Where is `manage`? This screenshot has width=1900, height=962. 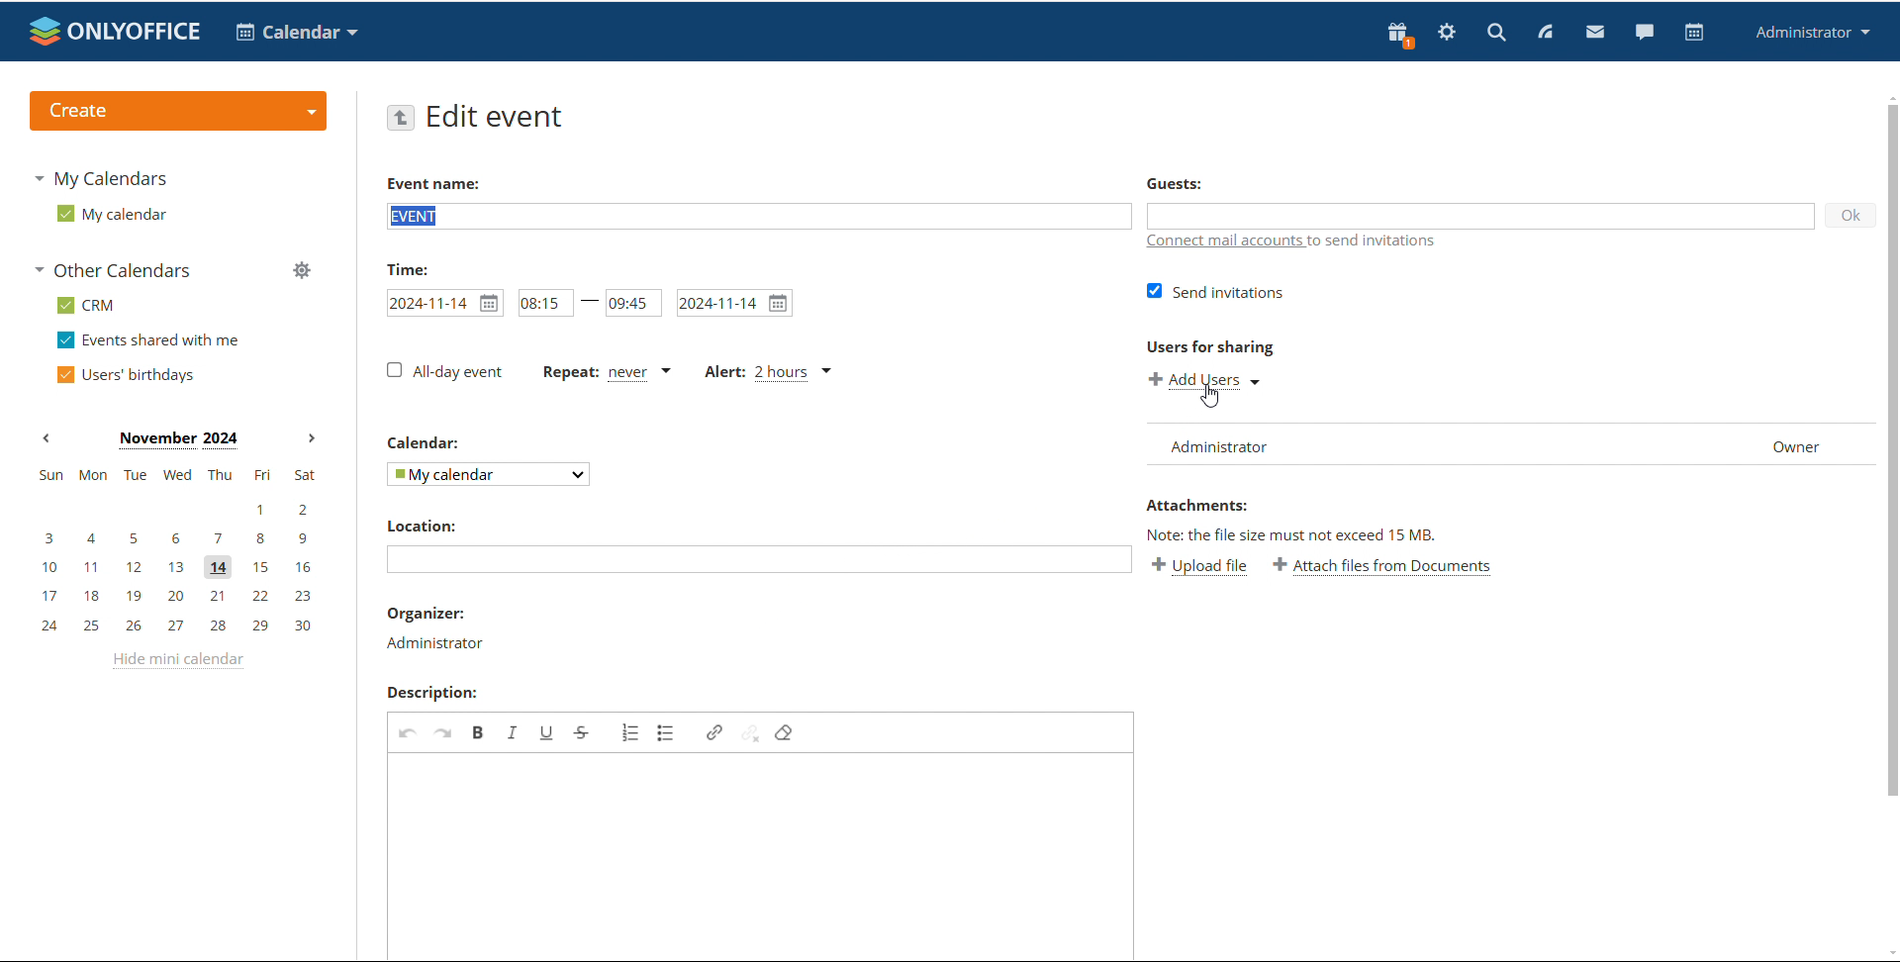 manage is located at coordinates (302, 270).